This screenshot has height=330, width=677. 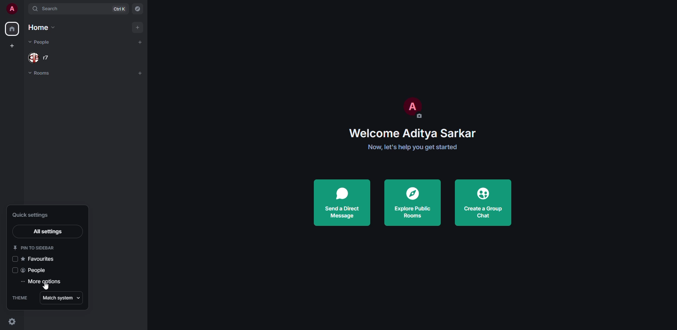 What do you see at coordinates (14, 259) in the screenshot?
I see `click to enable` at bounding box center [14, 259].